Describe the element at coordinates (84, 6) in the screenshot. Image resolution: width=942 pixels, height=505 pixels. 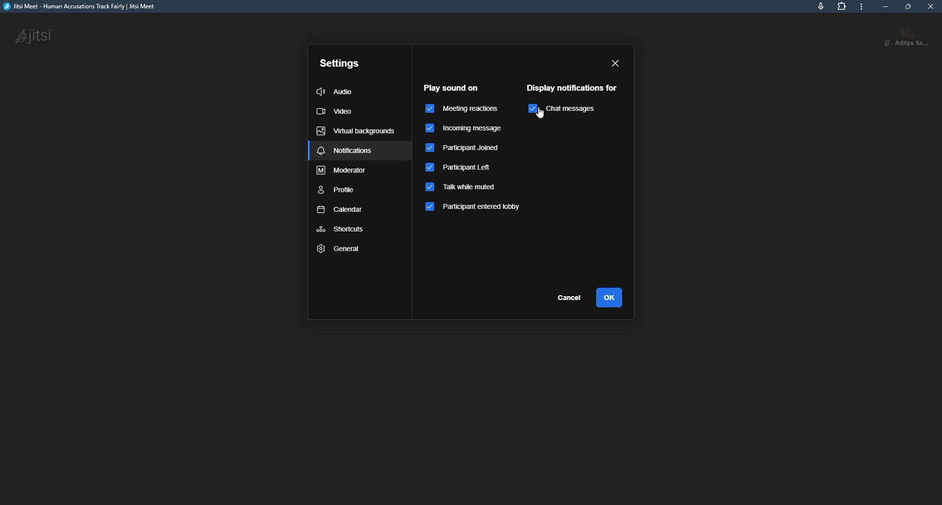
I see `jitsi` at that location.